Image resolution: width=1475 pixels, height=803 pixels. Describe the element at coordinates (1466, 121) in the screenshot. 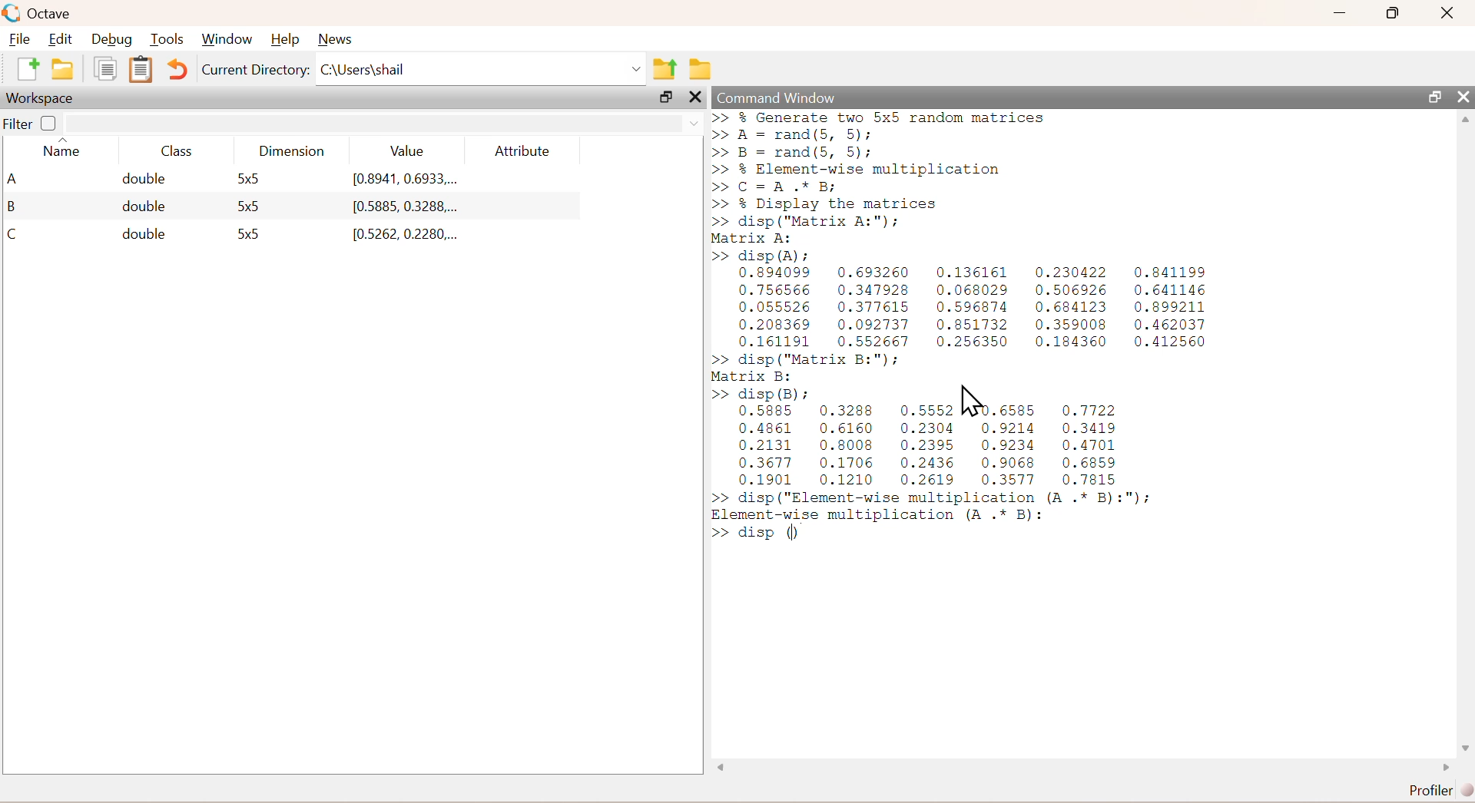

I see `Up` at that location.